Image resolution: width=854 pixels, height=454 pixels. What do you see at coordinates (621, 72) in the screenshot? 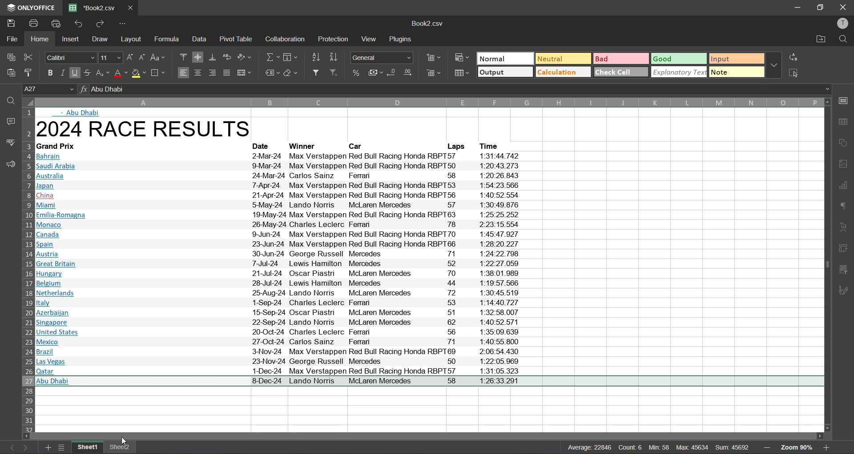
I see `check cell` at bounding box center [621, 72].